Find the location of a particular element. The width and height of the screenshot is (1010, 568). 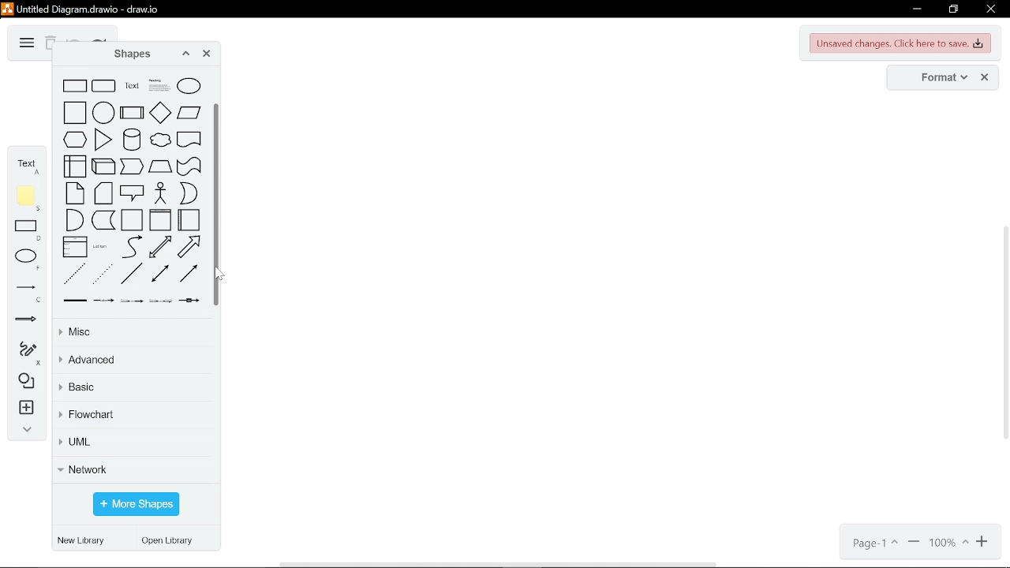

cylinder is located at coordinates (132, 139).